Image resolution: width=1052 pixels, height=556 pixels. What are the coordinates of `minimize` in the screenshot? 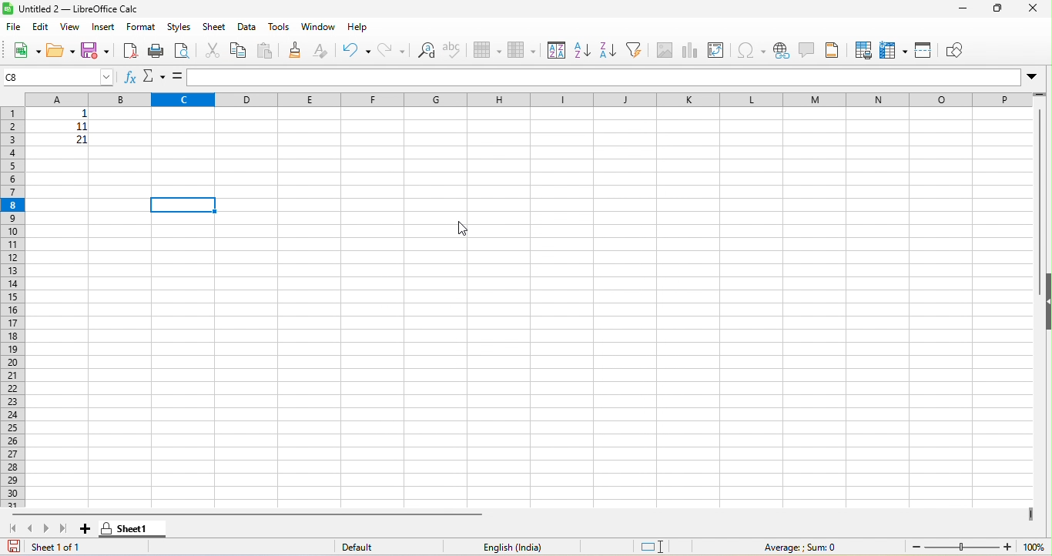 It's located at (965, 9).